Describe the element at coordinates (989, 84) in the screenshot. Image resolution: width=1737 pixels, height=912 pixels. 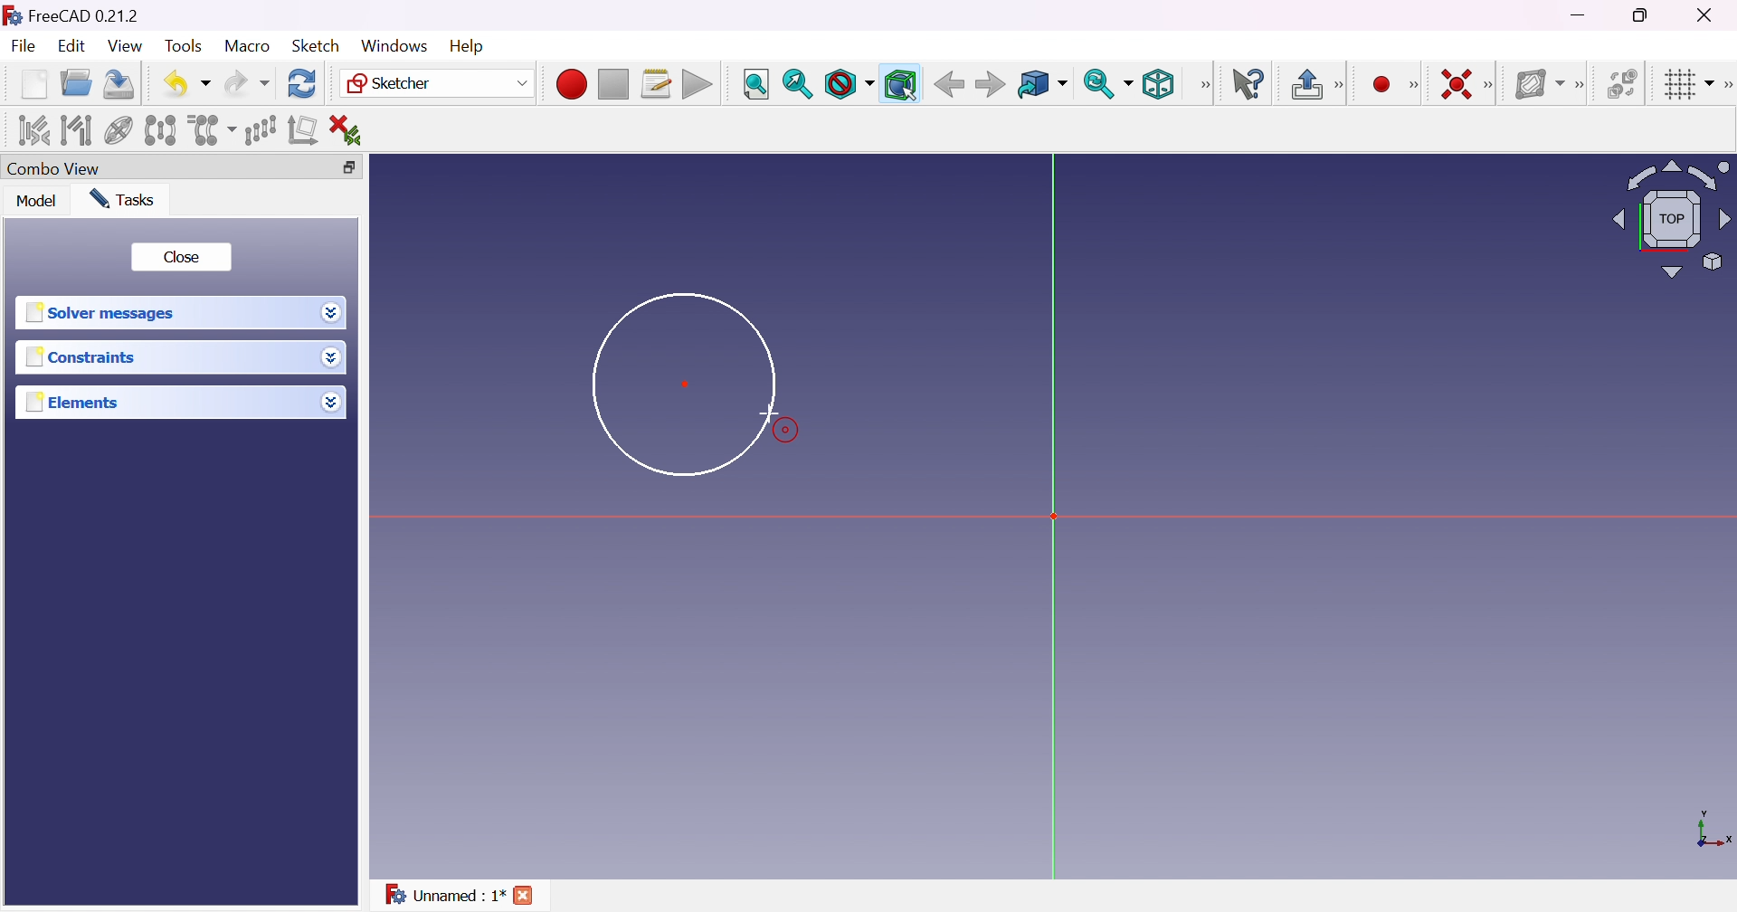
I see `Back` at that location.